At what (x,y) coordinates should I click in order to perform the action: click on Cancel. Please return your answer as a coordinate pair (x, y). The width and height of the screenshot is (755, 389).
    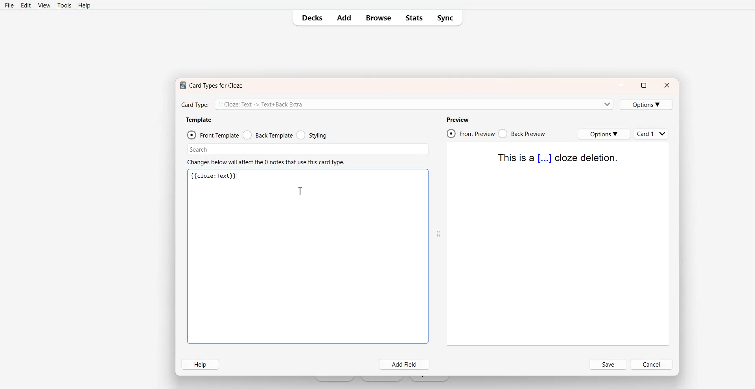
    Looking at the image, I should click on (652, 364).